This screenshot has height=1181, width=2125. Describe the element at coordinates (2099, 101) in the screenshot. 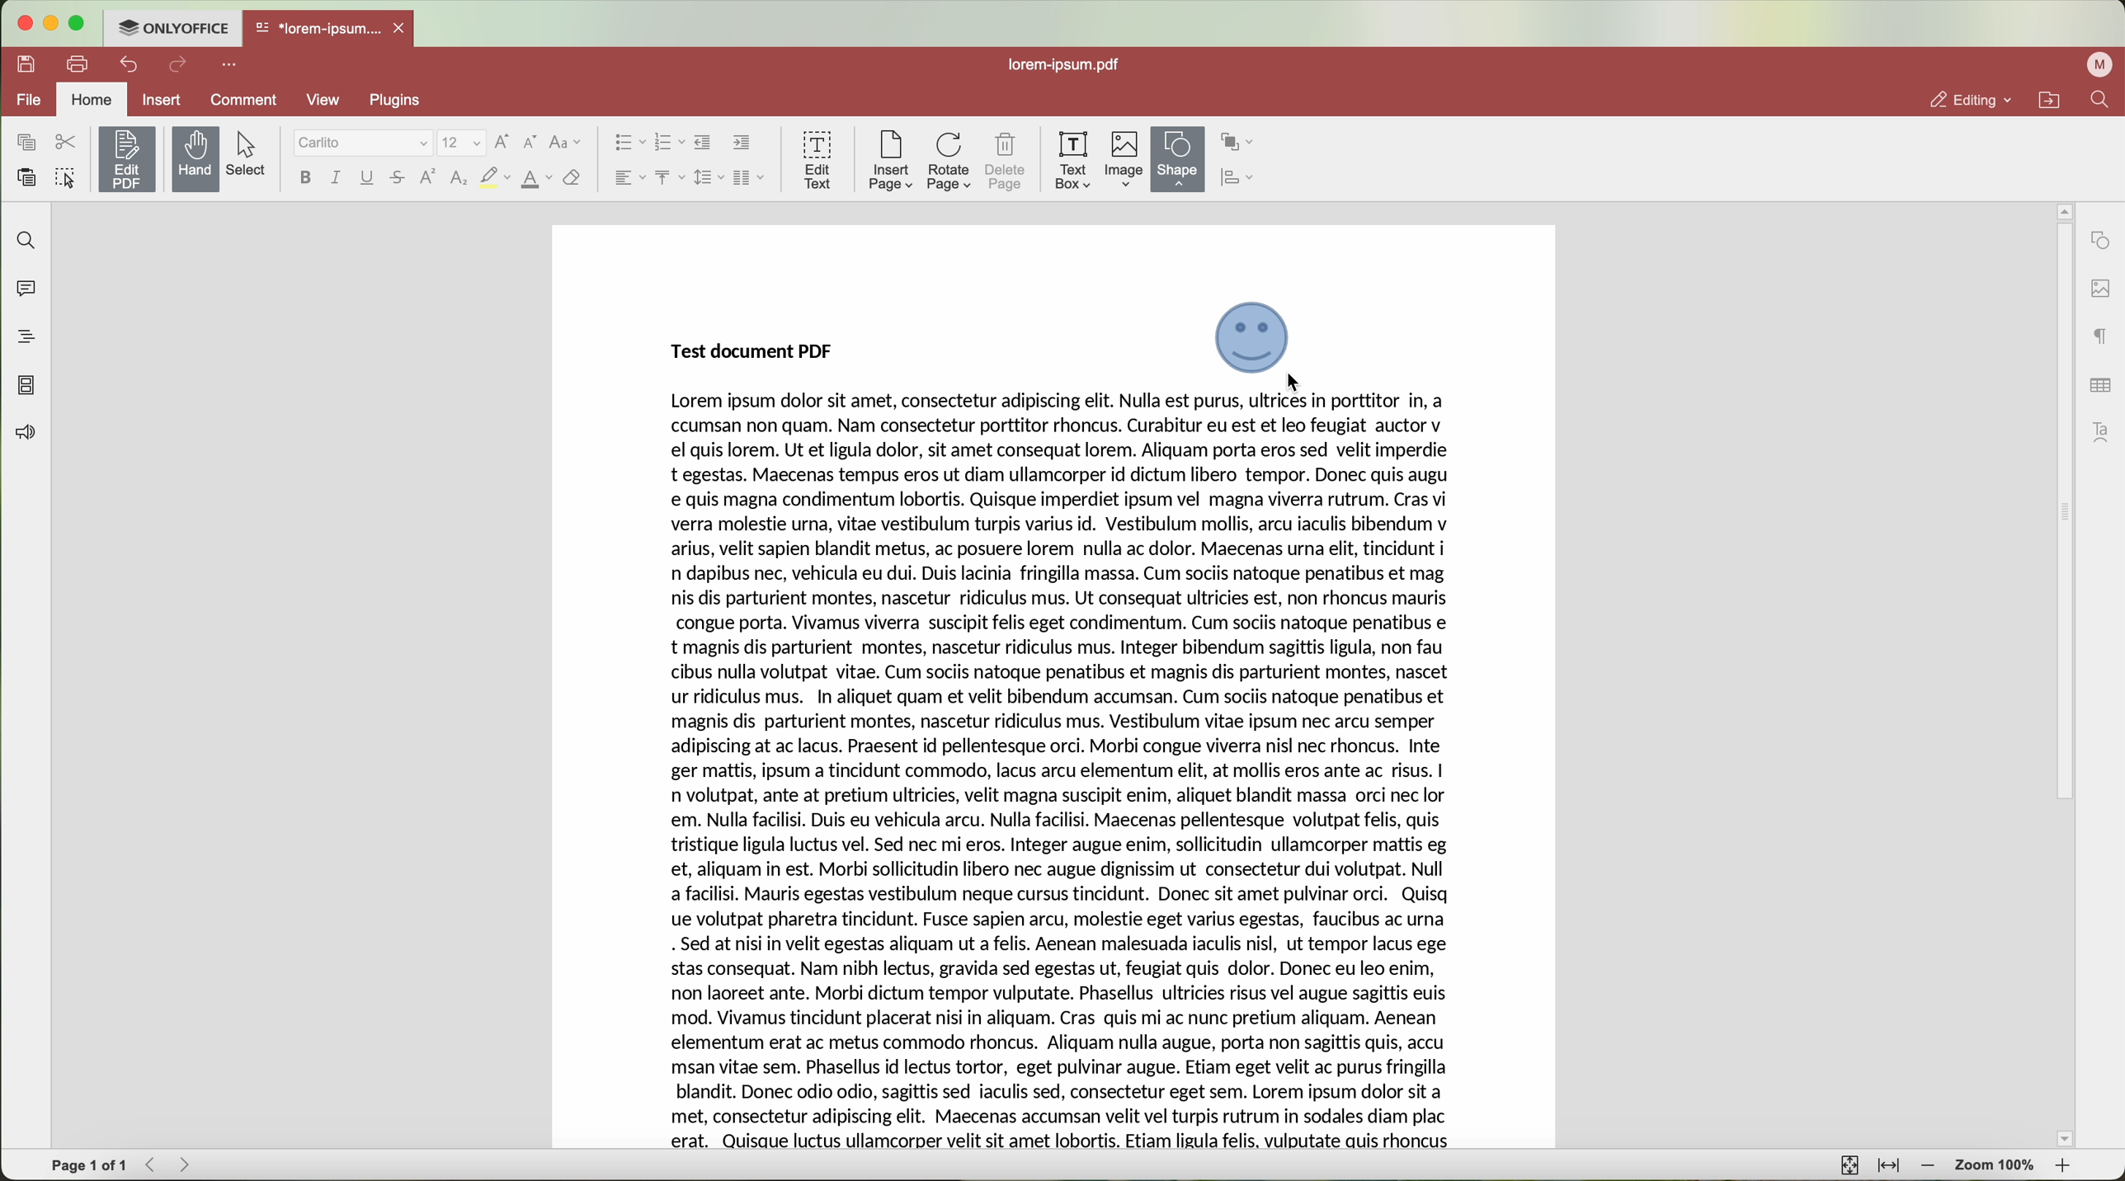

I see `find` at that location.